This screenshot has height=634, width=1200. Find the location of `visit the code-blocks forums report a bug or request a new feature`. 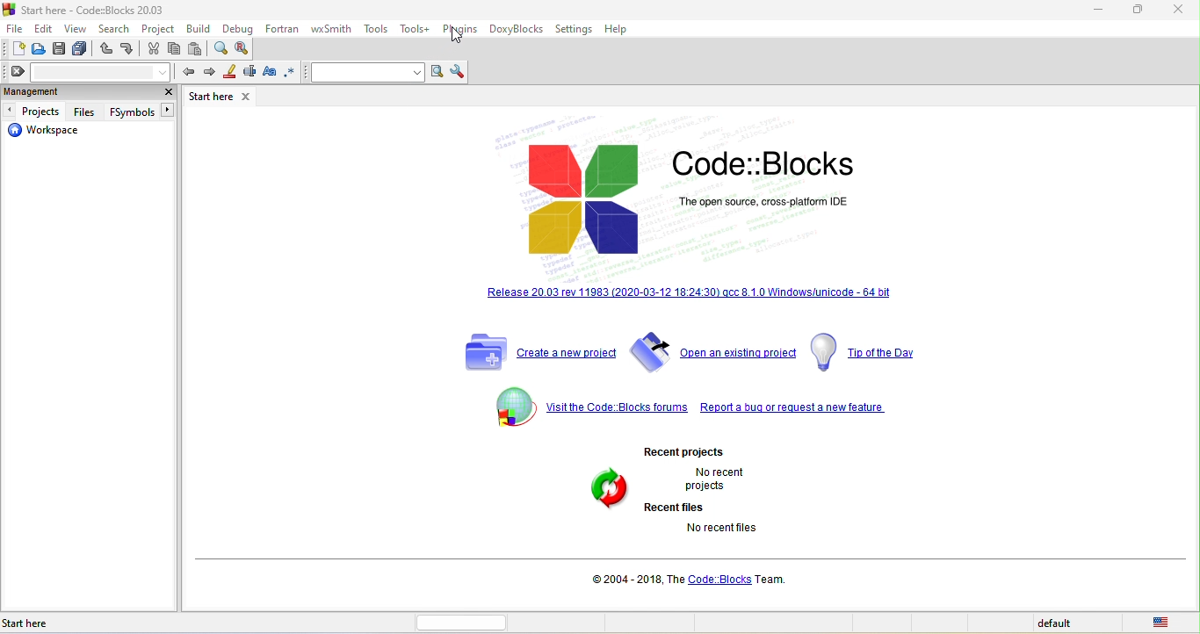

visit the code-blocks forums report a bug or request a new feature is located at coordinates (699, 410).